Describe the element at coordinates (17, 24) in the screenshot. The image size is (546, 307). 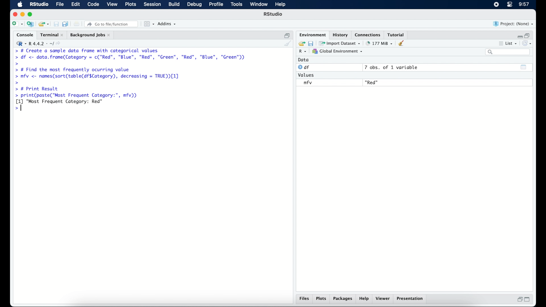
I see `new file` at that location.